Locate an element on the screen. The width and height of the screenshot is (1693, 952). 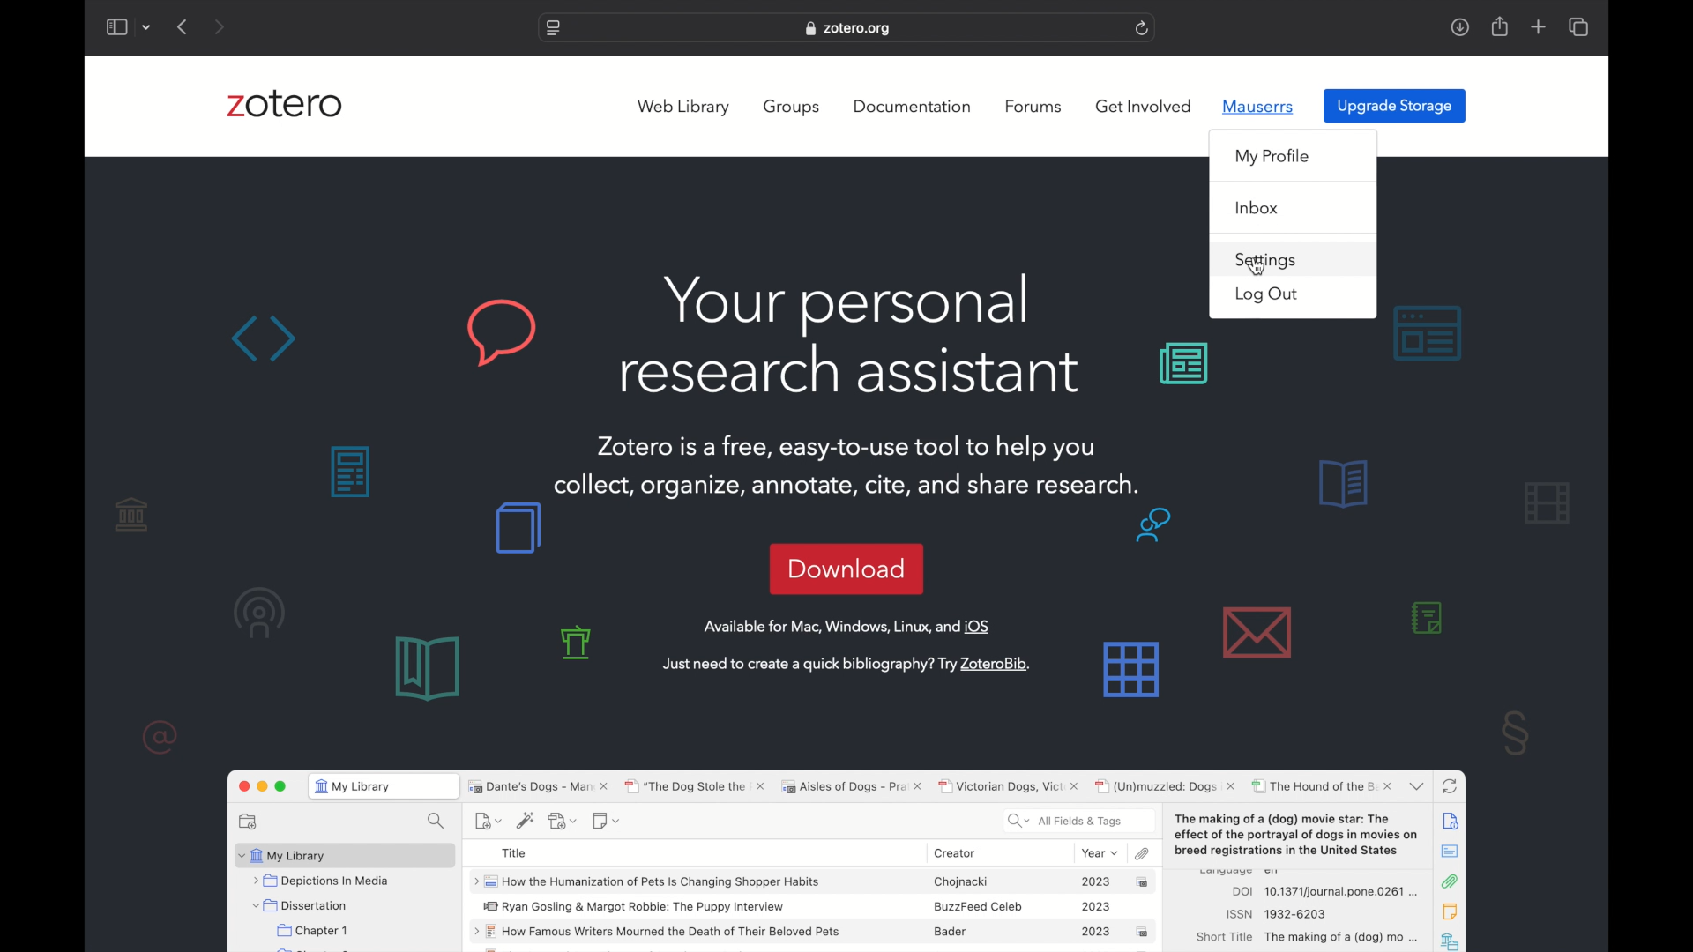
groups is located at coordinates (794, 108).